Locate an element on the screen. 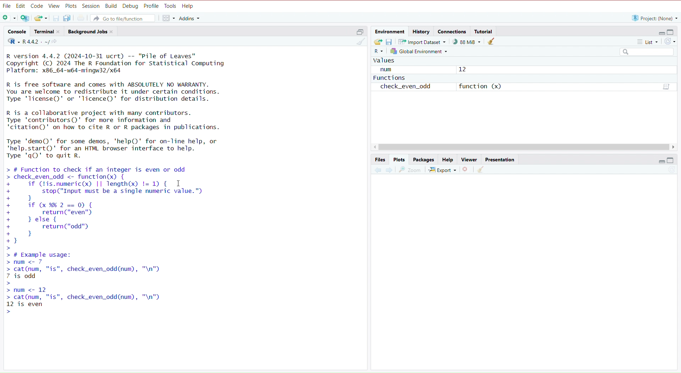  project (None) is located at coordinates (654, 18).